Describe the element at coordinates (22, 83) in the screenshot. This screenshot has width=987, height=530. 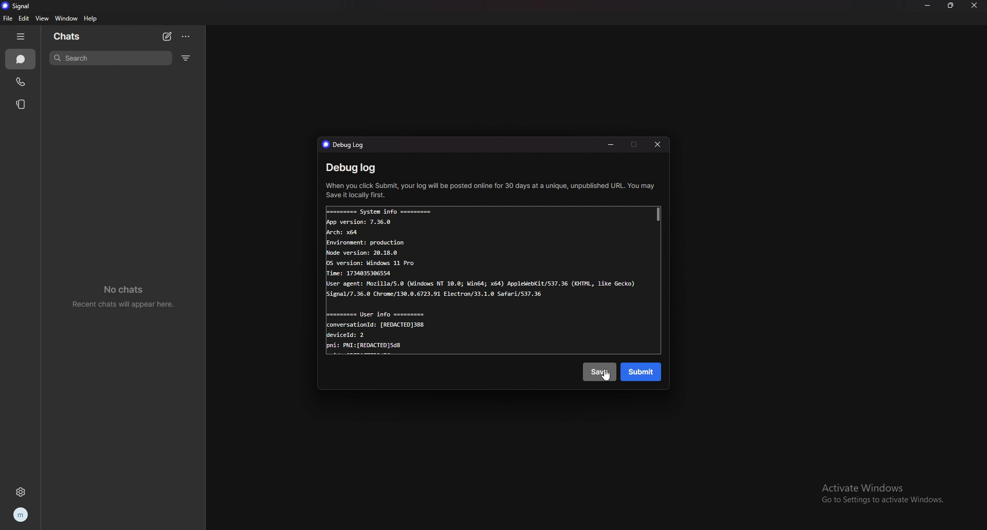
I see `calls` at that location.